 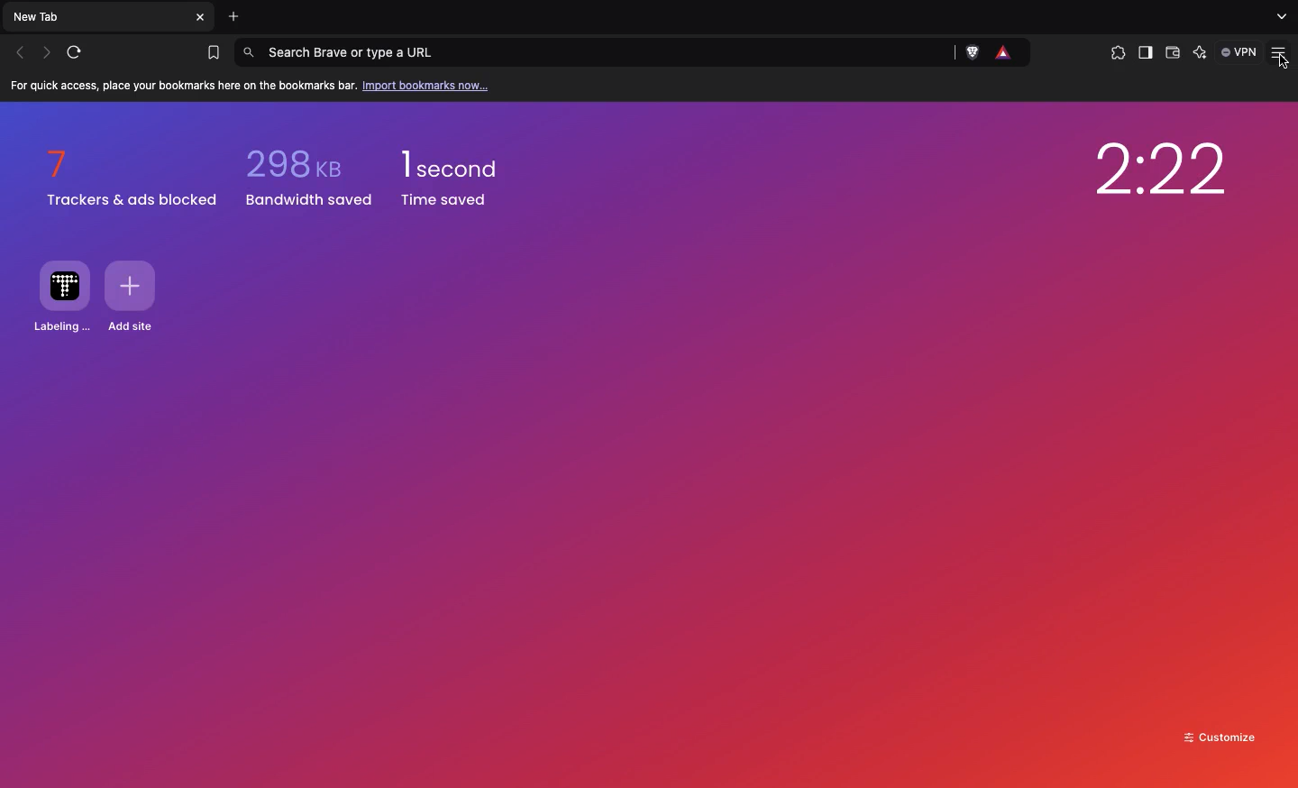 I want to click on cursor, so click(x=1284, y=60).